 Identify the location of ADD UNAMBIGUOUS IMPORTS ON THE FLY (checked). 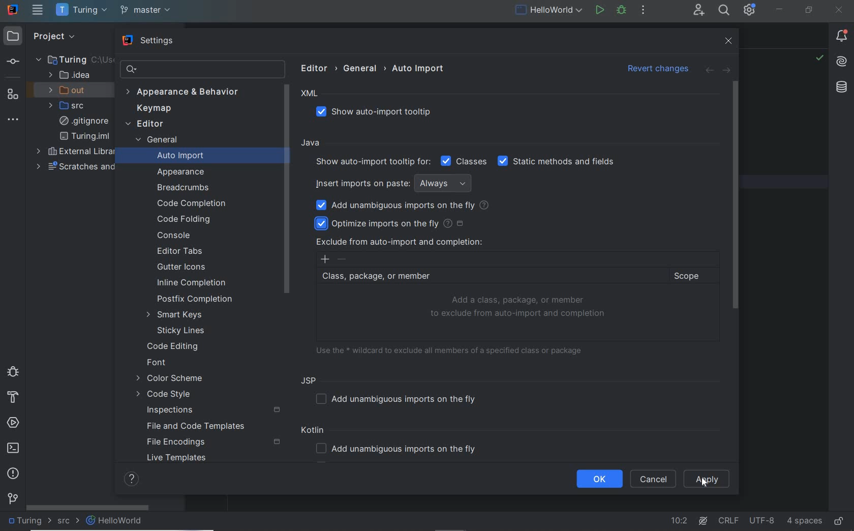
(404, 205).